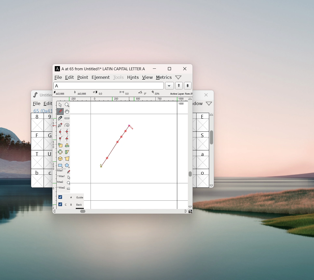  What do you see at coordinates (37, 122) in the screenshot?
I see `8` at bounding box center [37, 122].